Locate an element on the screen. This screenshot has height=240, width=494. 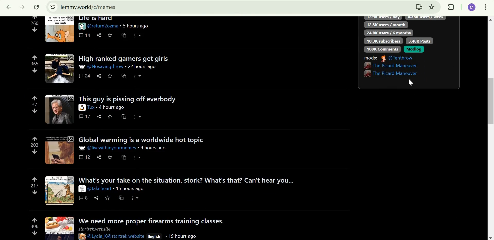
view site information is located at coordinates (52, 8).